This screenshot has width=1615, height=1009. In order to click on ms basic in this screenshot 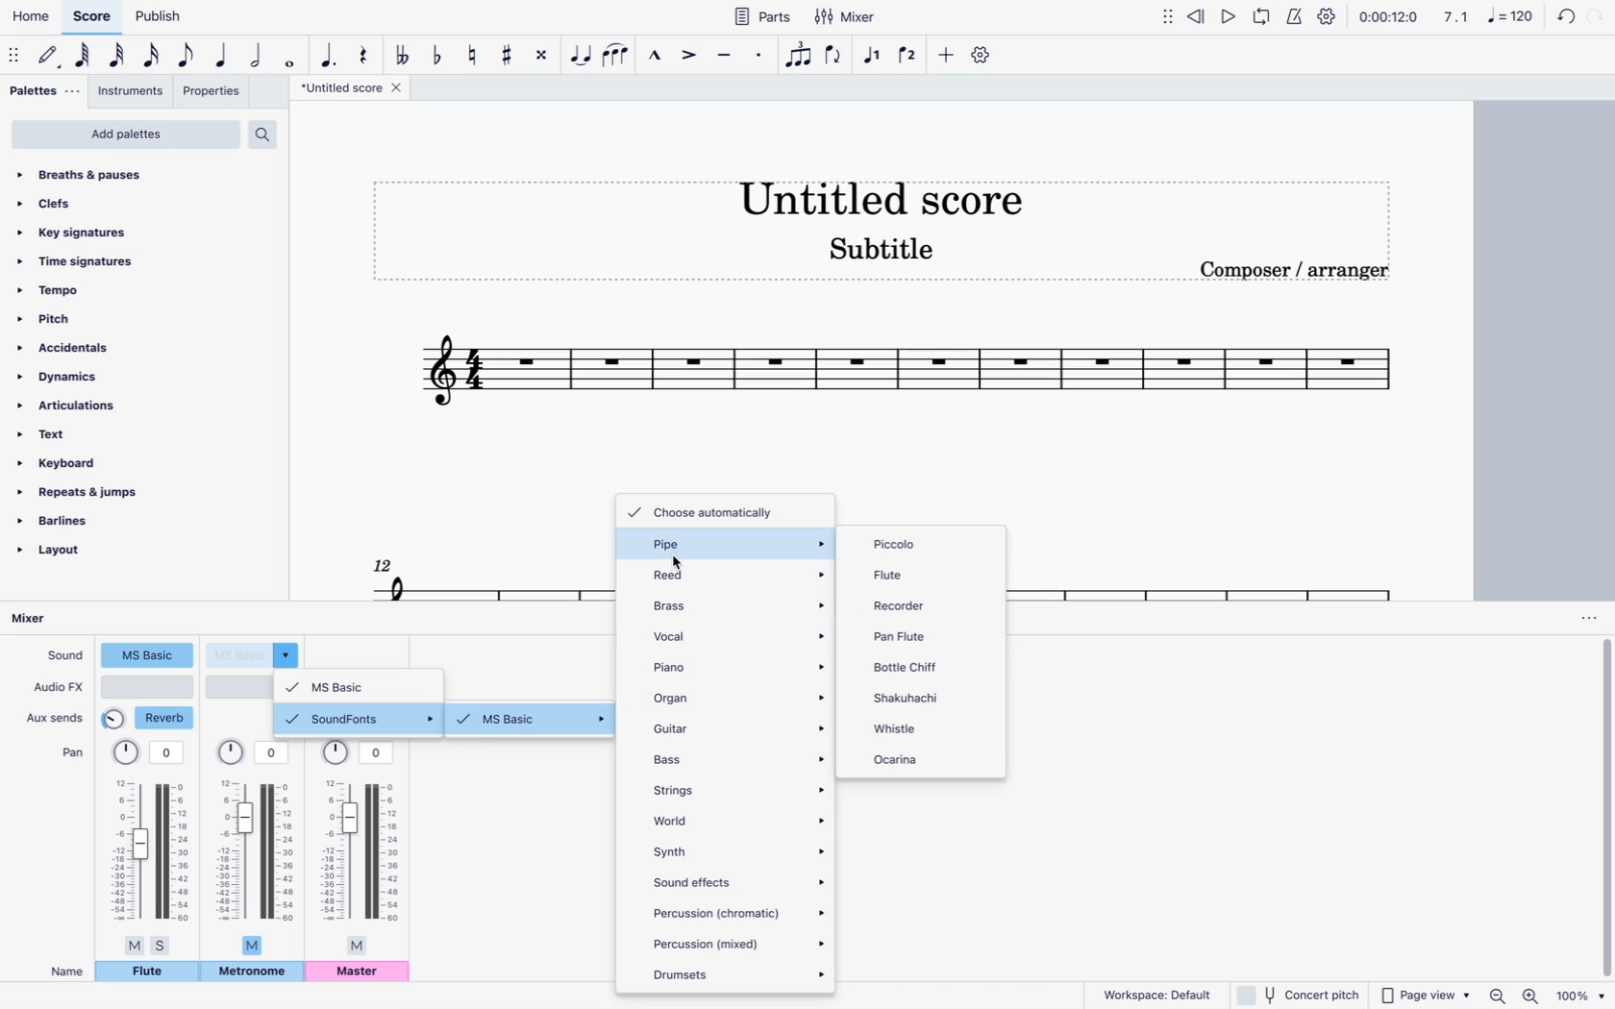, I will do `click(364, 684)`.